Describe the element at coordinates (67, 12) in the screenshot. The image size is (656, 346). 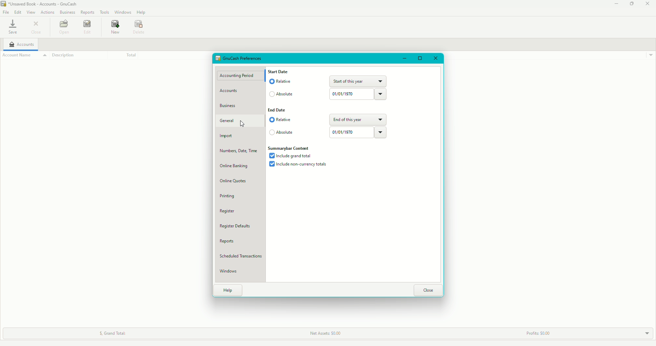
I see `Business` at that location.